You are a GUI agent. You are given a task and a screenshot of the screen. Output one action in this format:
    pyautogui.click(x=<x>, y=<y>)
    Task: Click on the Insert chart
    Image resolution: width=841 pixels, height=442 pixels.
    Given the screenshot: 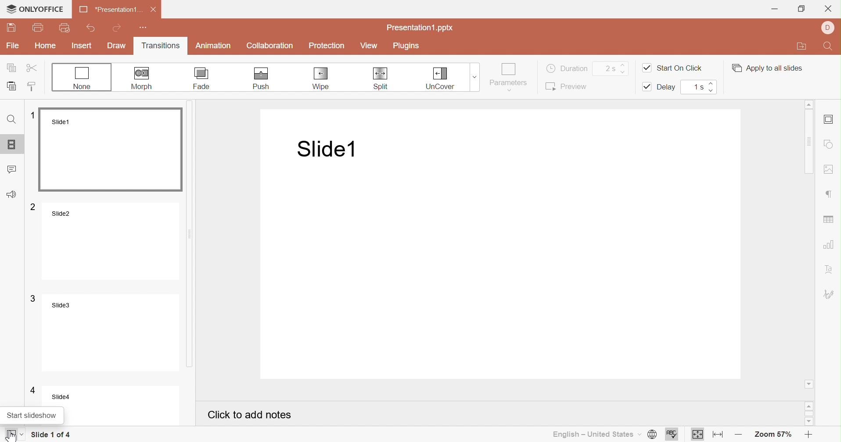 What is the action you would take?
    pyautogui.click(x=830, y=217)
    